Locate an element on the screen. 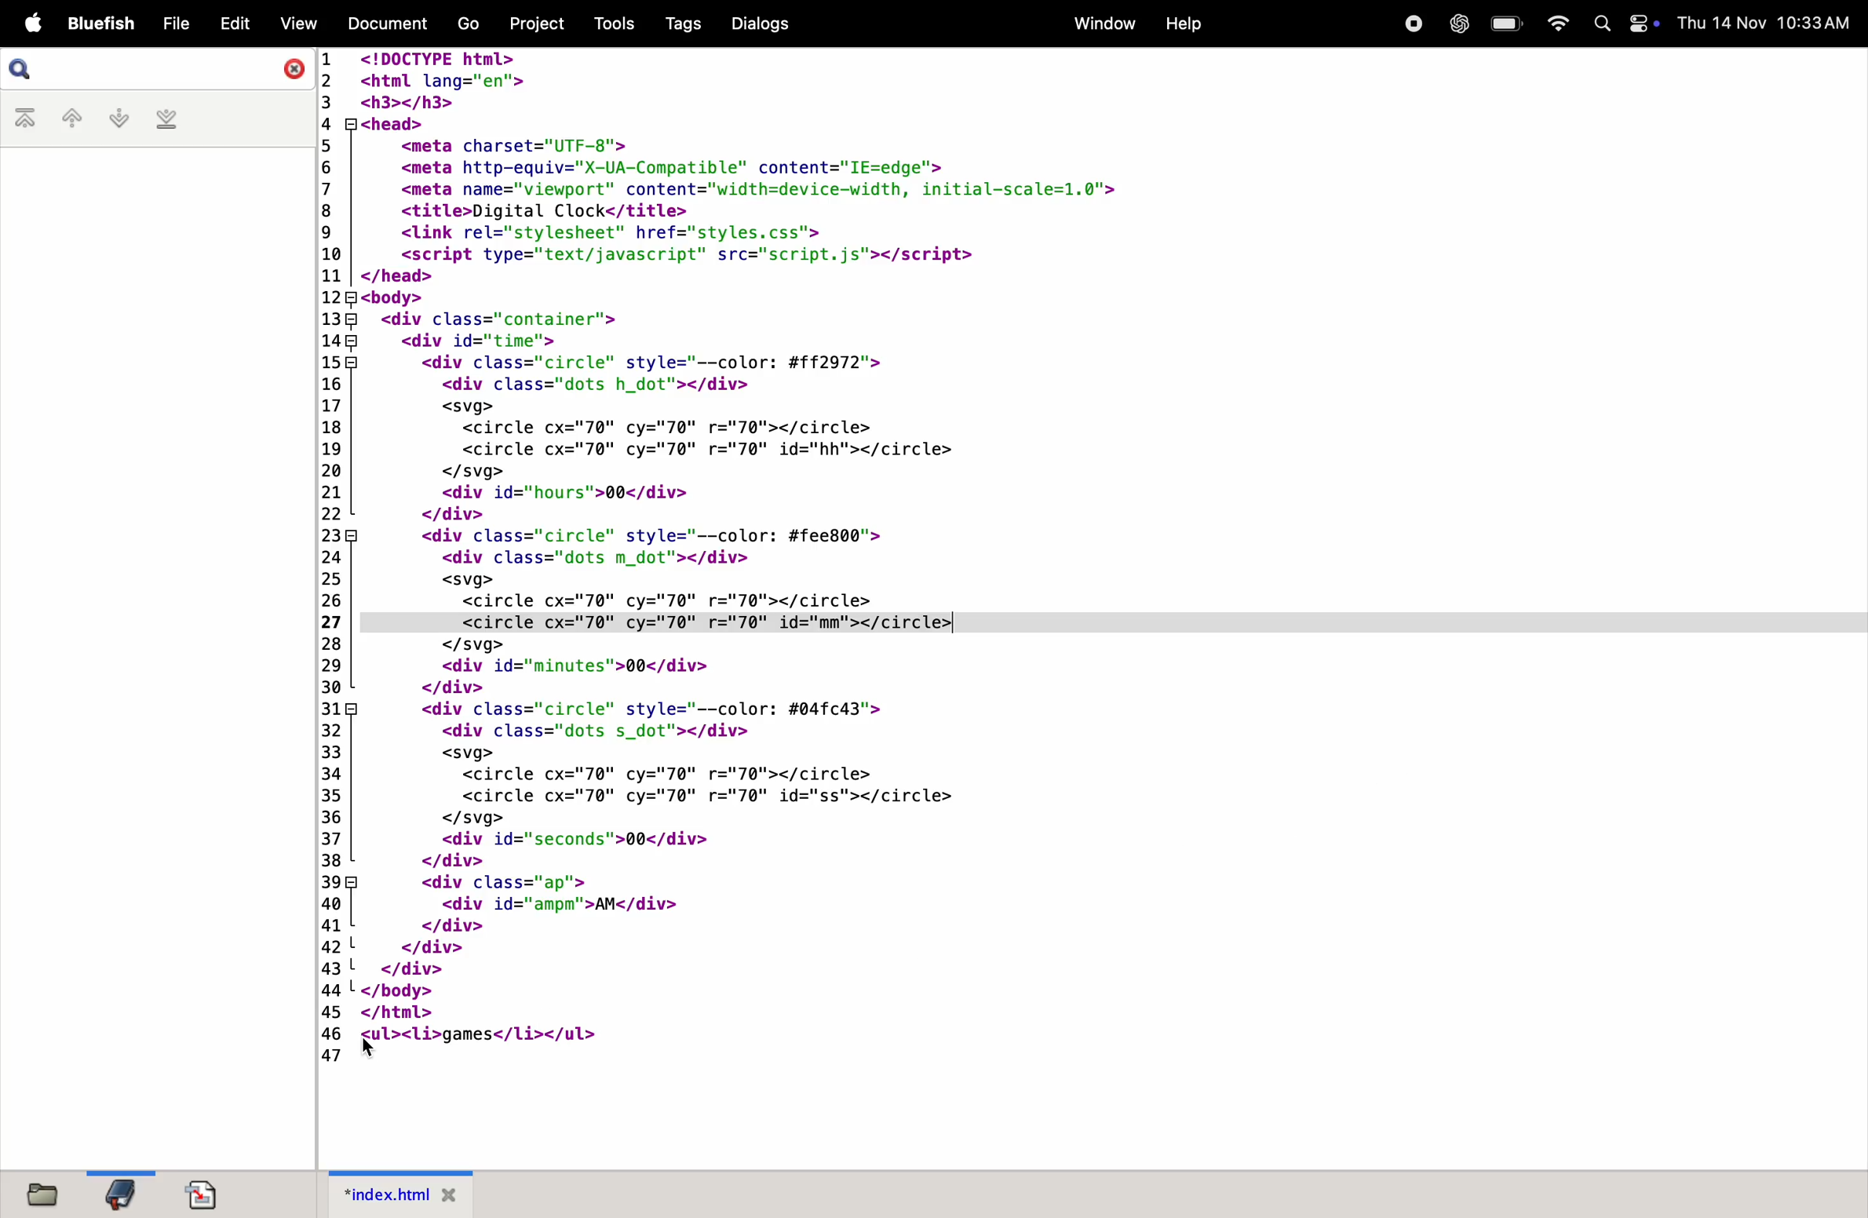 Image resolution: width=1868 pixels, height=1218 pixels. document is located at coordinates (212, 1194).